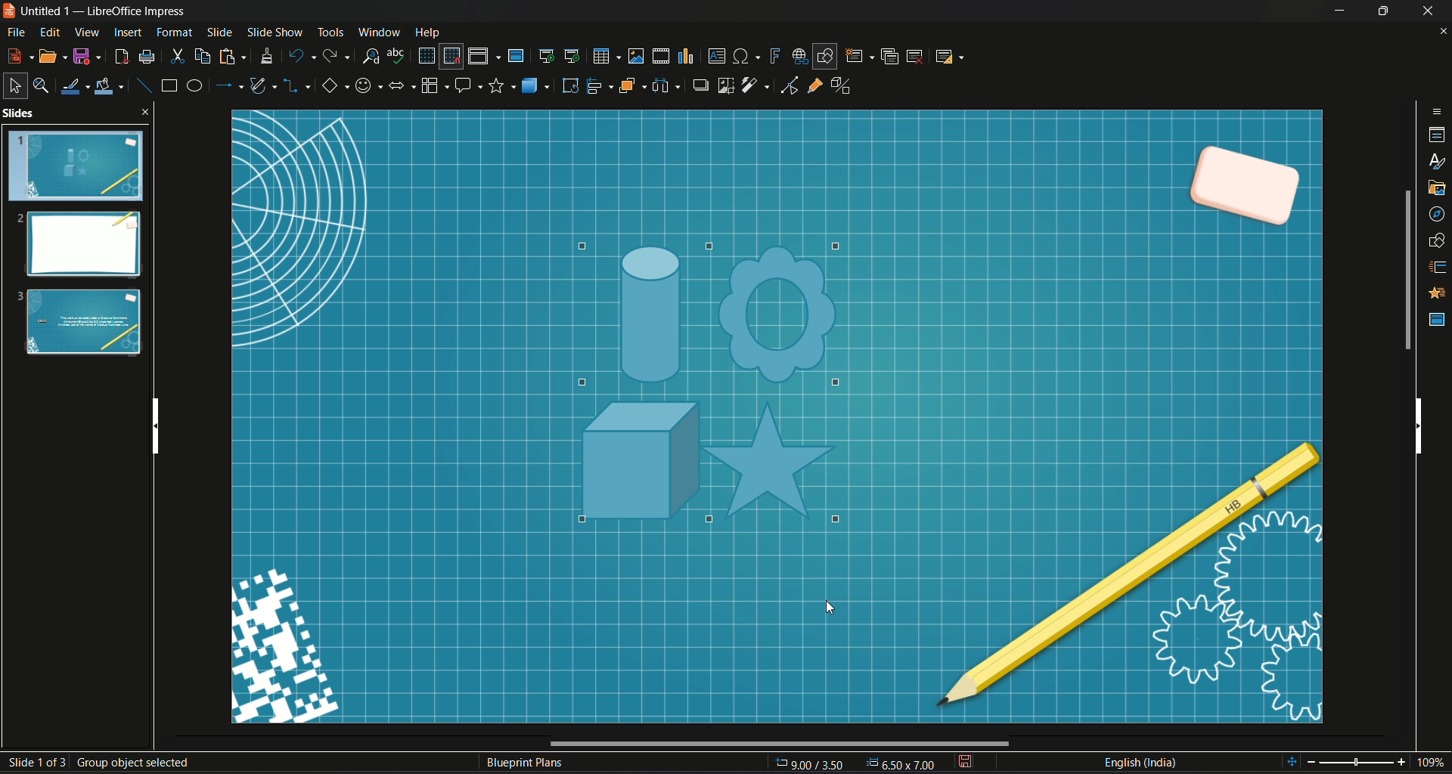 This screenshot has height=774, width=1452. Describe the element at coordinates (334, 87) in the screenshot. I see `basic shape` at that location.